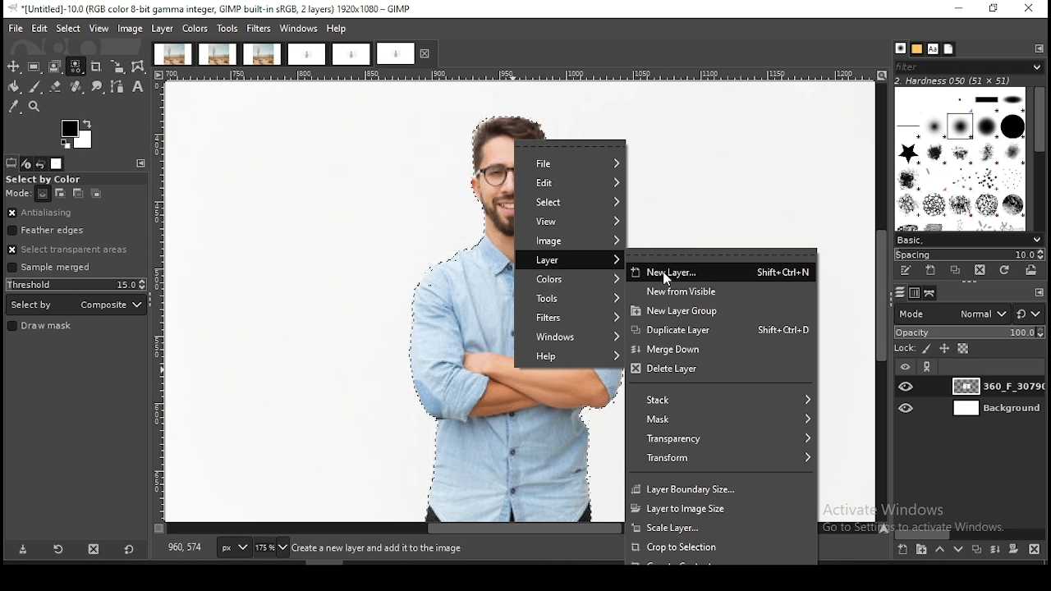  What do you see at coordinates (722, 487) in the screenshot?
I see `layer boundary` at bounding box center [722, 487].